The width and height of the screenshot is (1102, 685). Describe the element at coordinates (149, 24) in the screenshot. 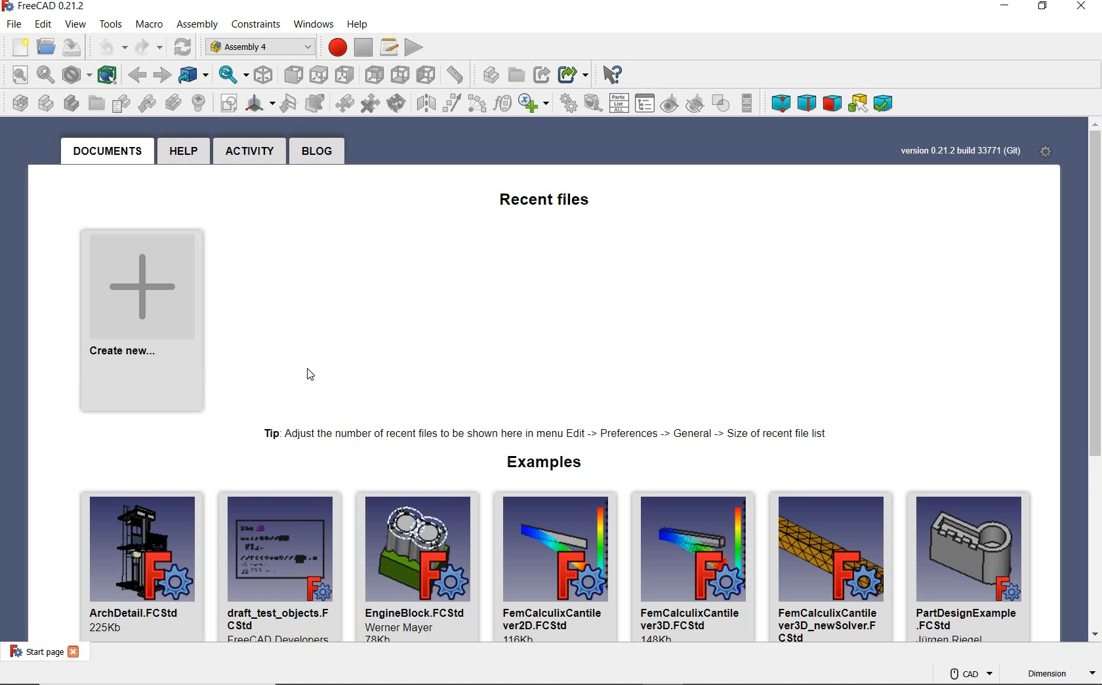

I see `macro` at that location.